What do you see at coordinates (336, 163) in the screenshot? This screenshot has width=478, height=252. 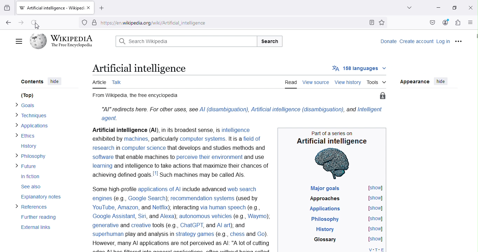 I see `human brain` at bounding box center [336, 163].